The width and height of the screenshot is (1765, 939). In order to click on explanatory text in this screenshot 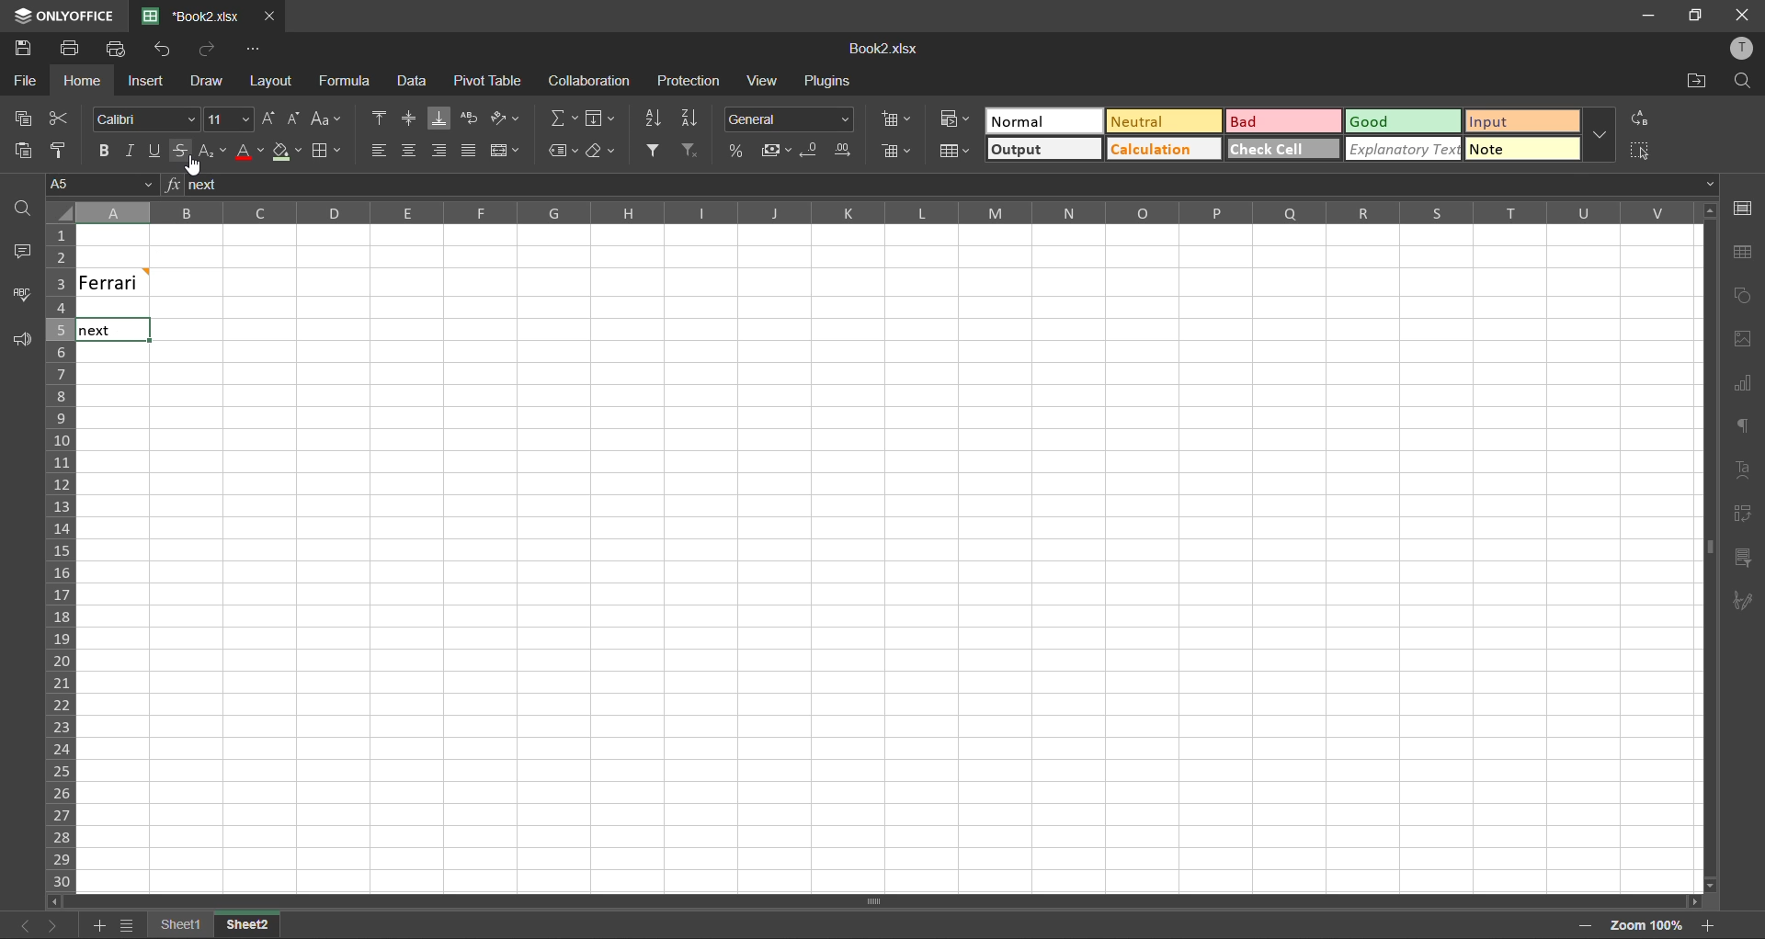, I will do `click(1404, 151)`.